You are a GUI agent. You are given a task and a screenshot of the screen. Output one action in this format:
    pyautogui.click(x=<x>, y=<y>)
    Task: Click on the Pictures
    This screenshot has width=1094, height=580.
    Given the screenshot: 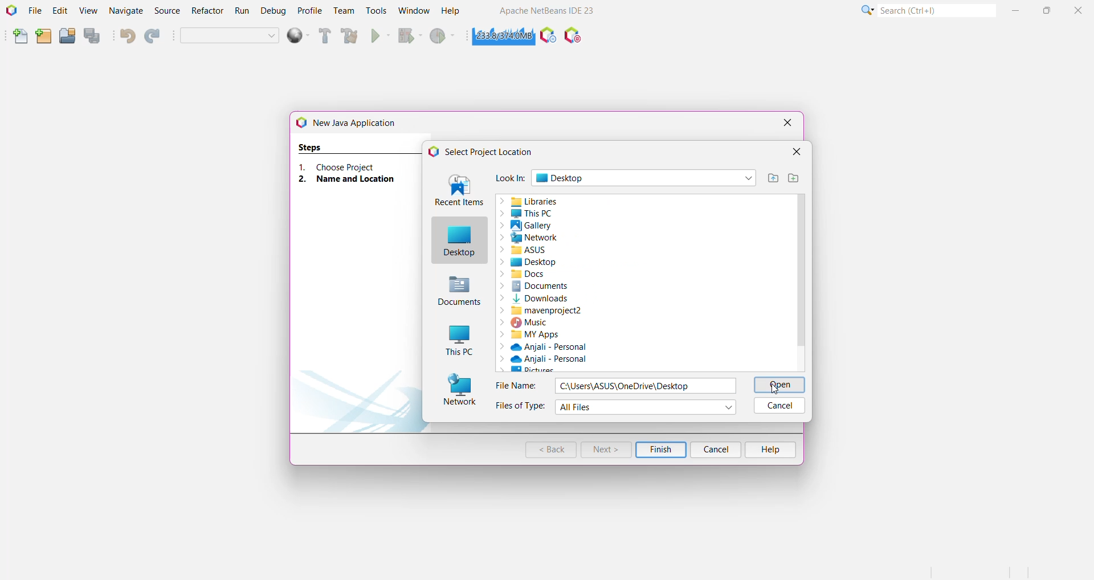 What is the action you would take?
    pyautogui.click(x=567, y=369)
    